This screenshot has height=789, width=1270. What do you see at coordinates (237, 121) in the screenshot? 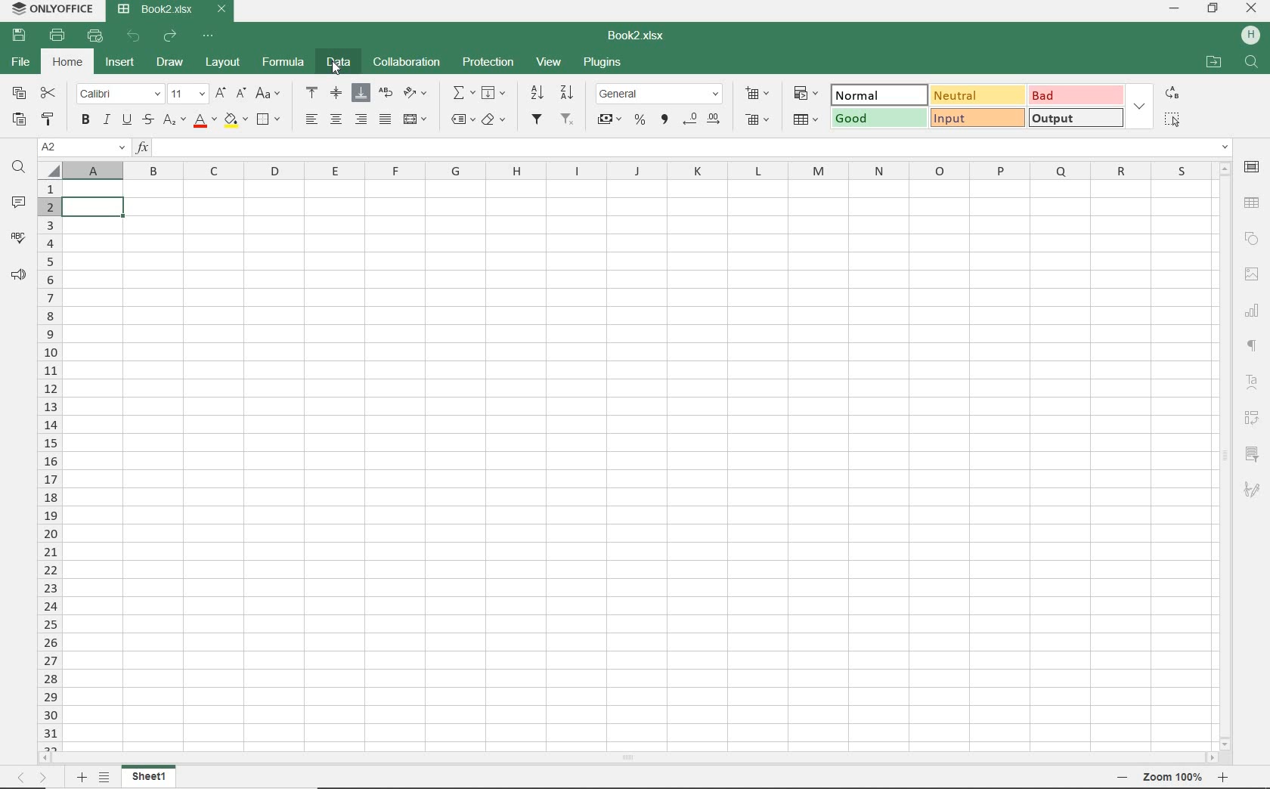
I see `FILL COLOR` at bounding box center [237, 121].